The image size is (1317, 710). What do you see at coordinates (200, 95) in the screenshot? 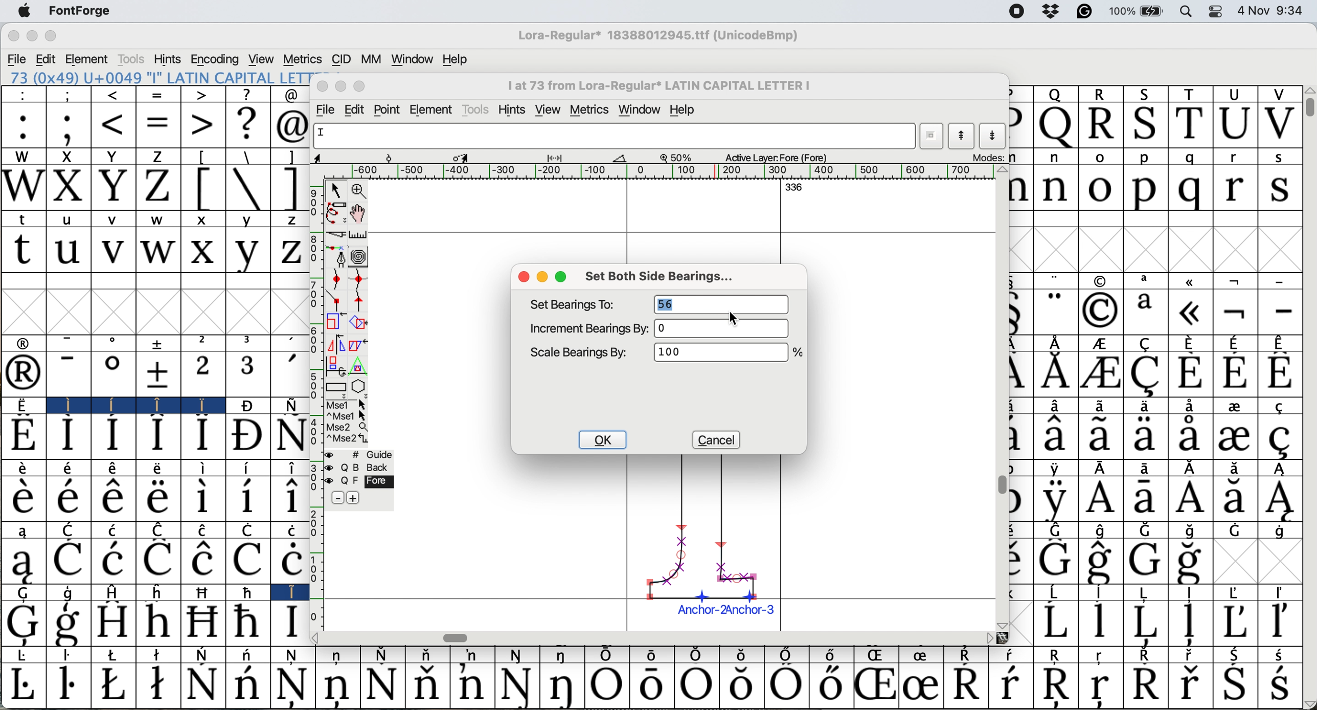
I see `>` at bounding box center [200, 95].